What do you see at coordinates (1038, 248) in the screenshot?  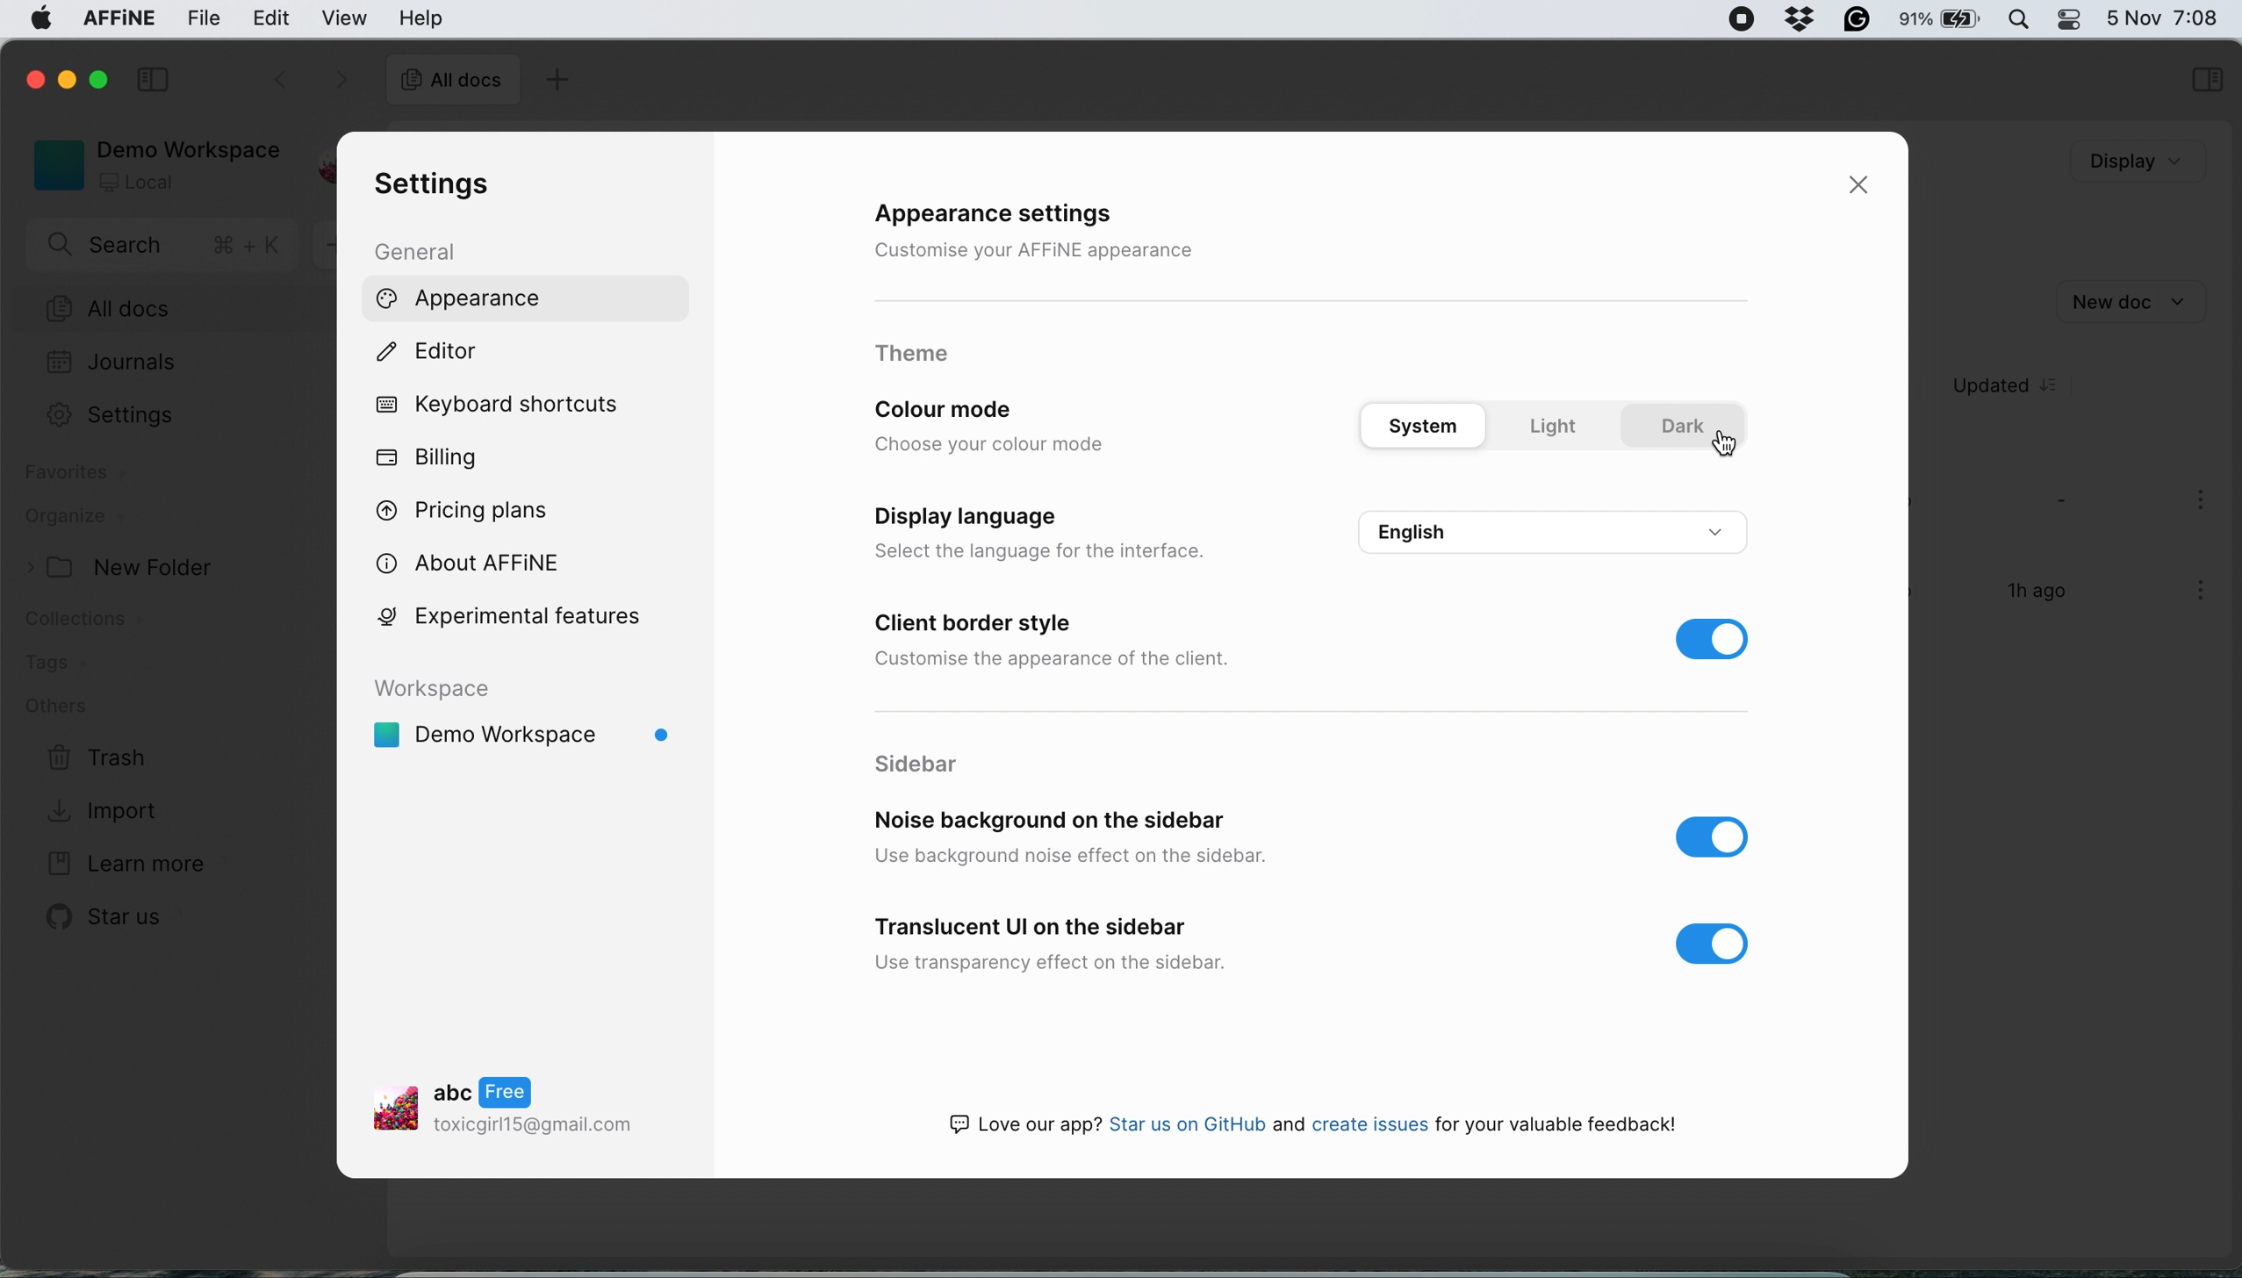 I see `customise your affine appearance` at bounding box center [1038, 248].